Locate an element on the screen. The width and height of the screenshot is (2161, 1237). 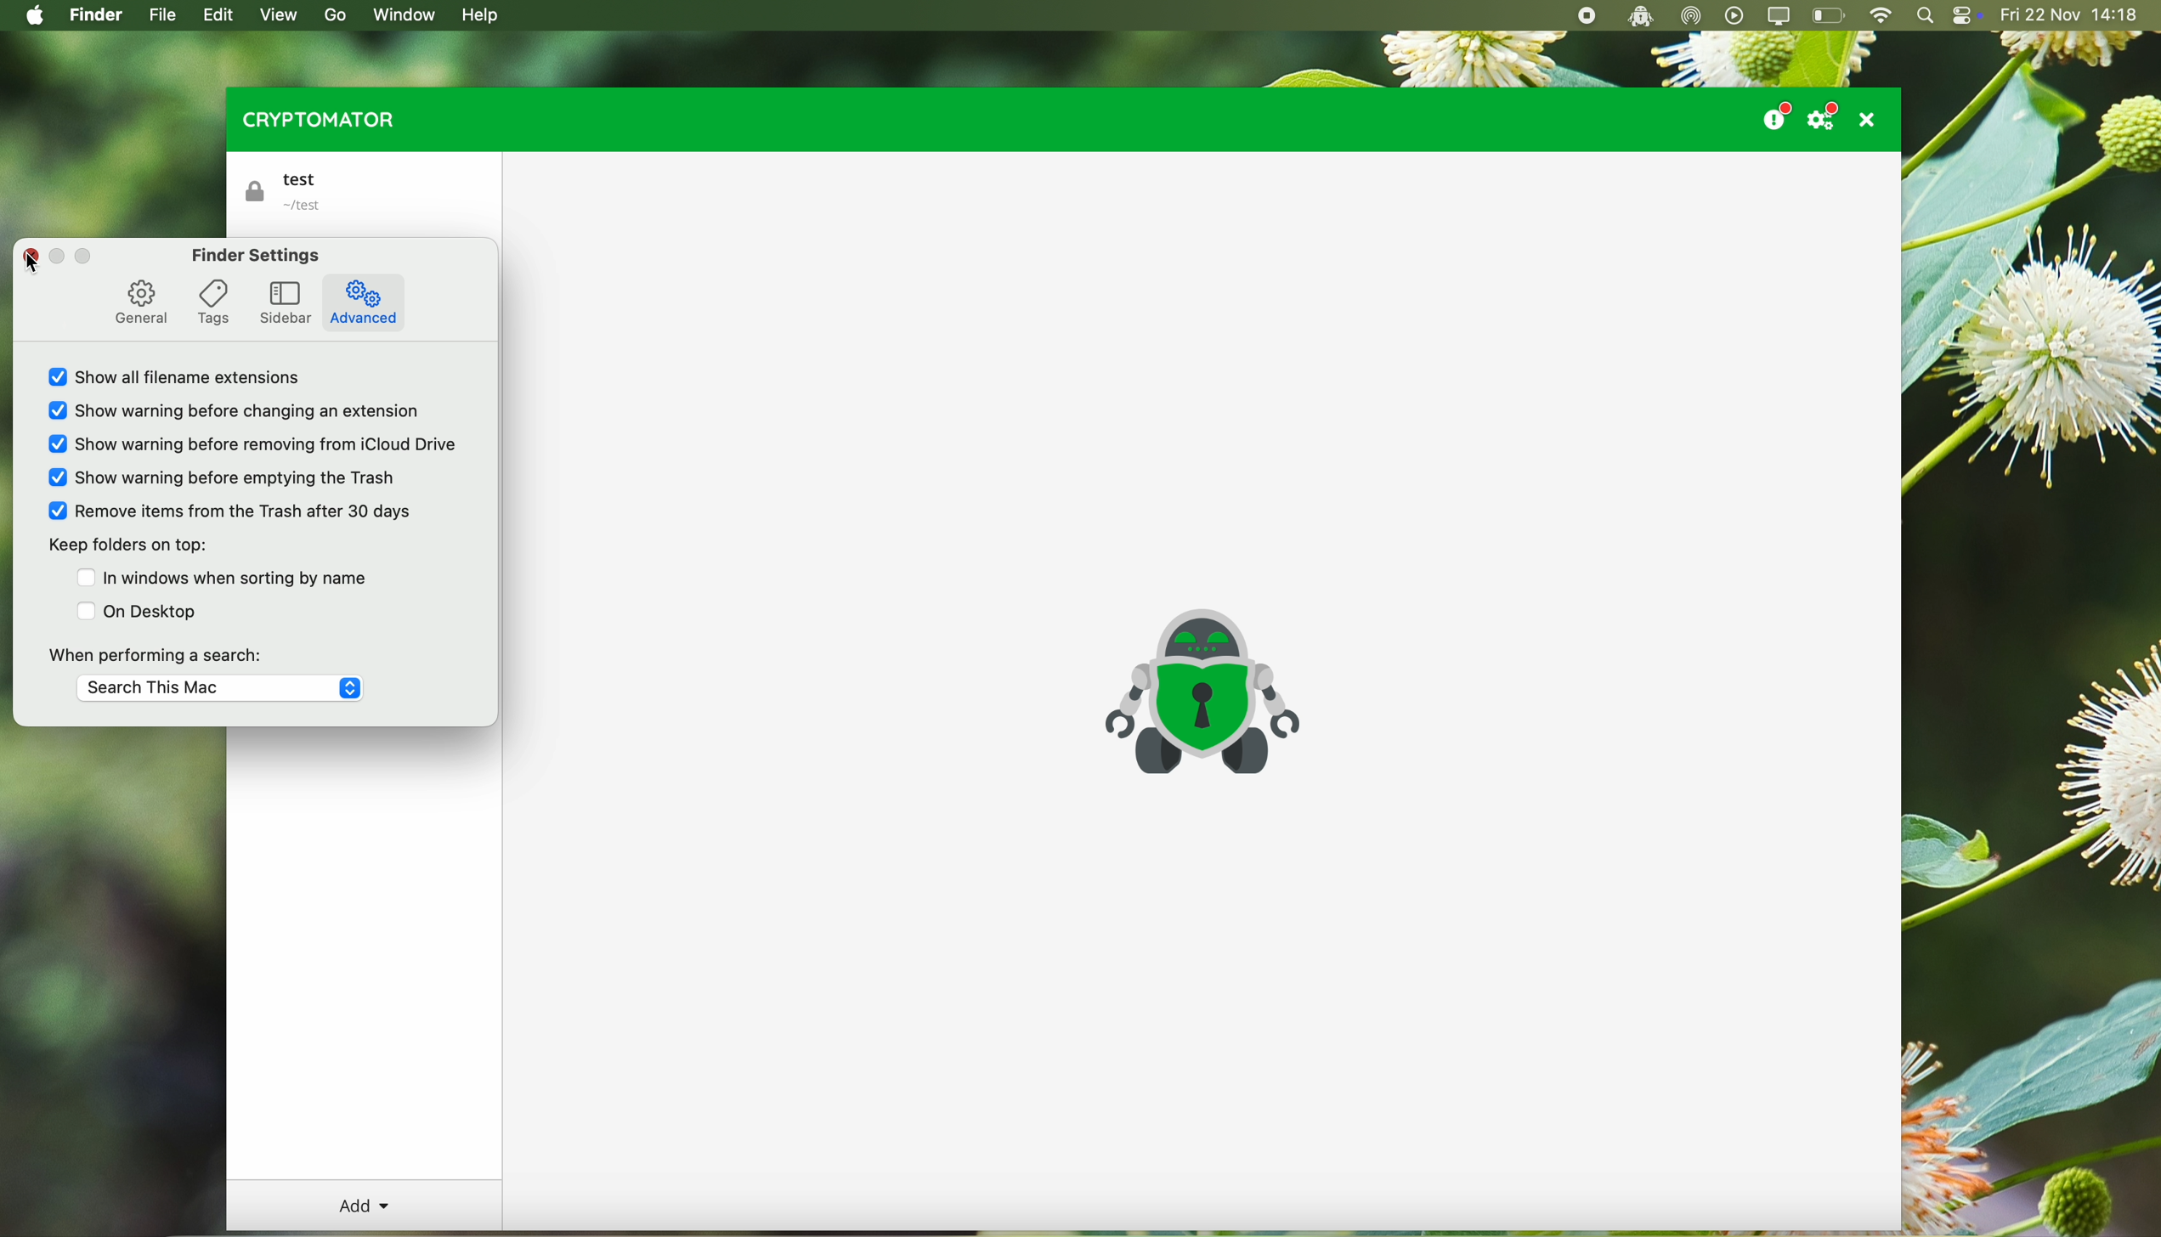
on desktop is located at coordinates (139, 611).